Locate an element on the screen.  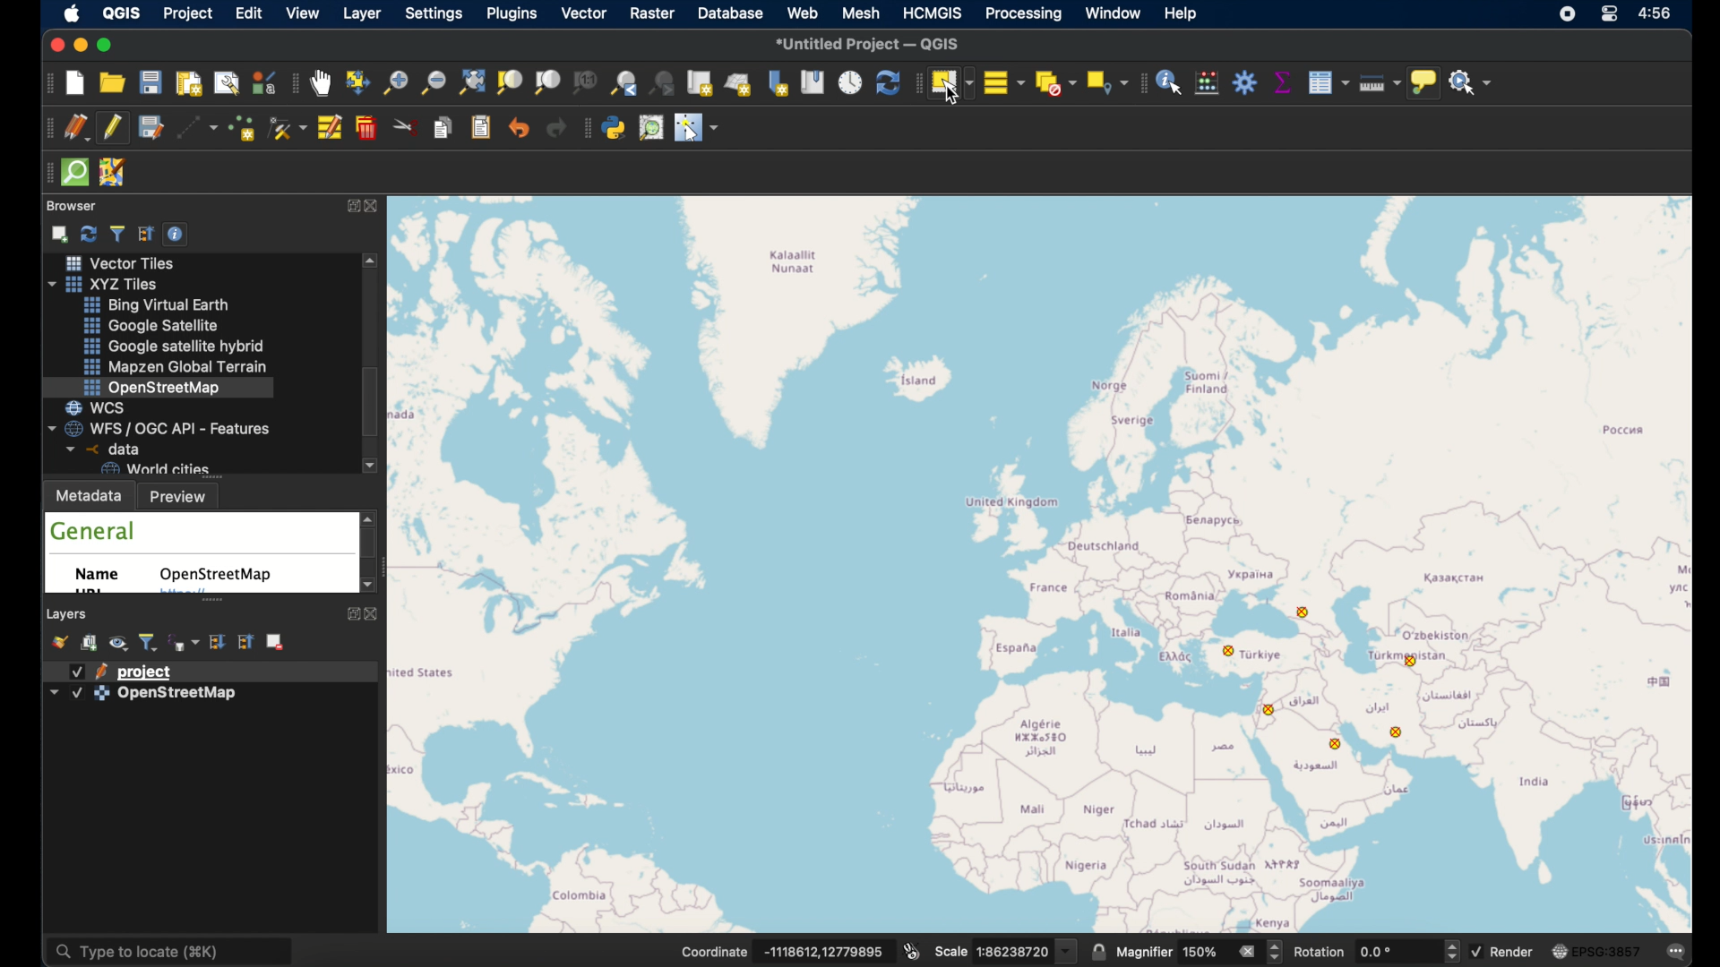
openstreetmap is located at coordinates (153, 387).